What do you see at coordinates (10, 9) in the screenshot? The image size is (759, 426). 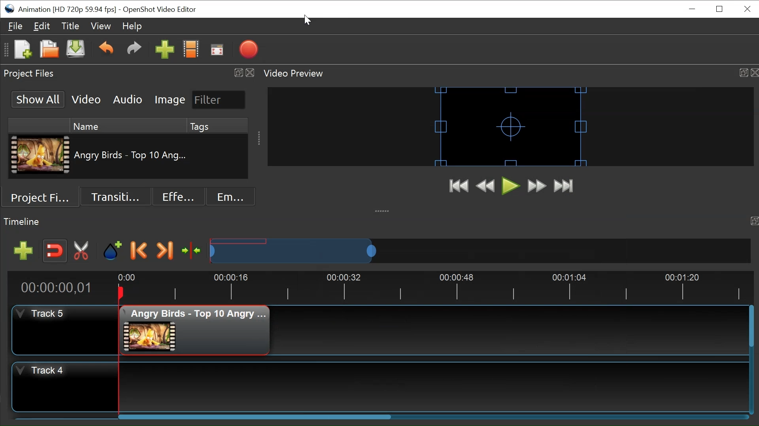 I see `OpenShot` at bounding box center [10, 9].